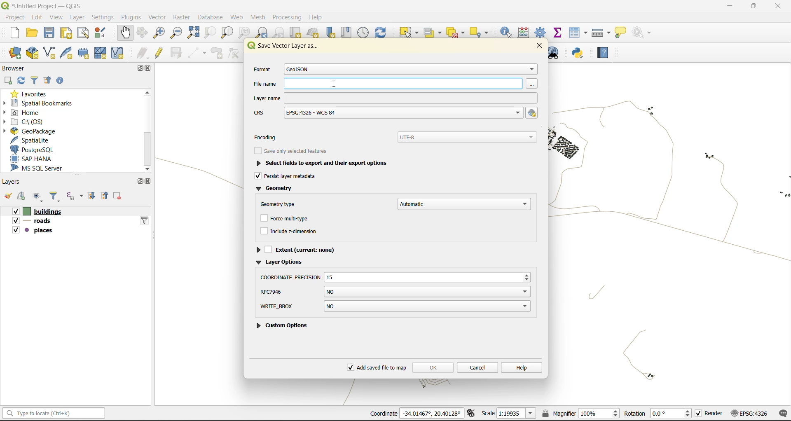 Image resolution: width=791 pixels, height=421 pixels. What do you see at coordinates (433, 366) in the screenshot?
I see `ok` at bounding box center [433, 366].